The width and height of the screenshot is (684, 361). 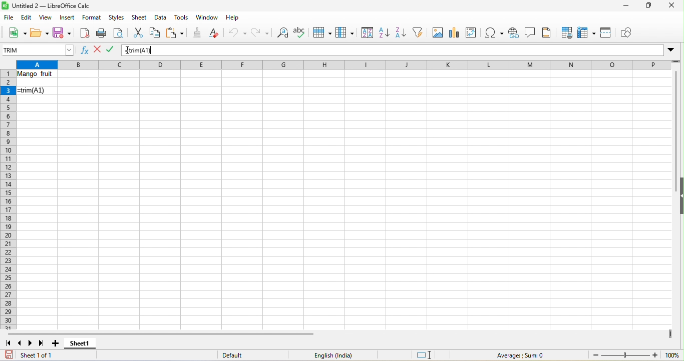 I want to click on undo, so click(x=235, y=34).